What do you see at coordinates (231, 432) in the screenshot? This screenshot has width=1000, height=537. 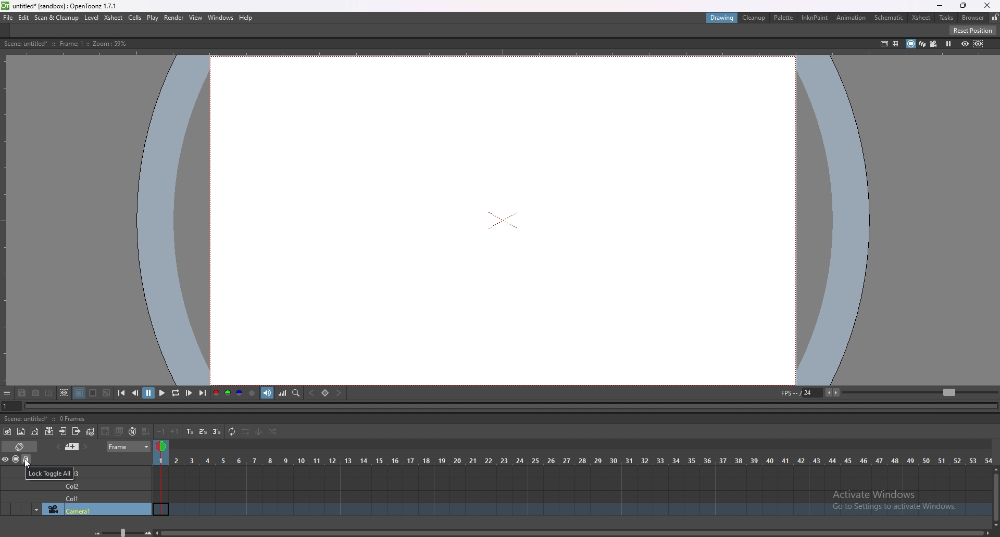 I see `repeat` at bounding box center [231, 432].